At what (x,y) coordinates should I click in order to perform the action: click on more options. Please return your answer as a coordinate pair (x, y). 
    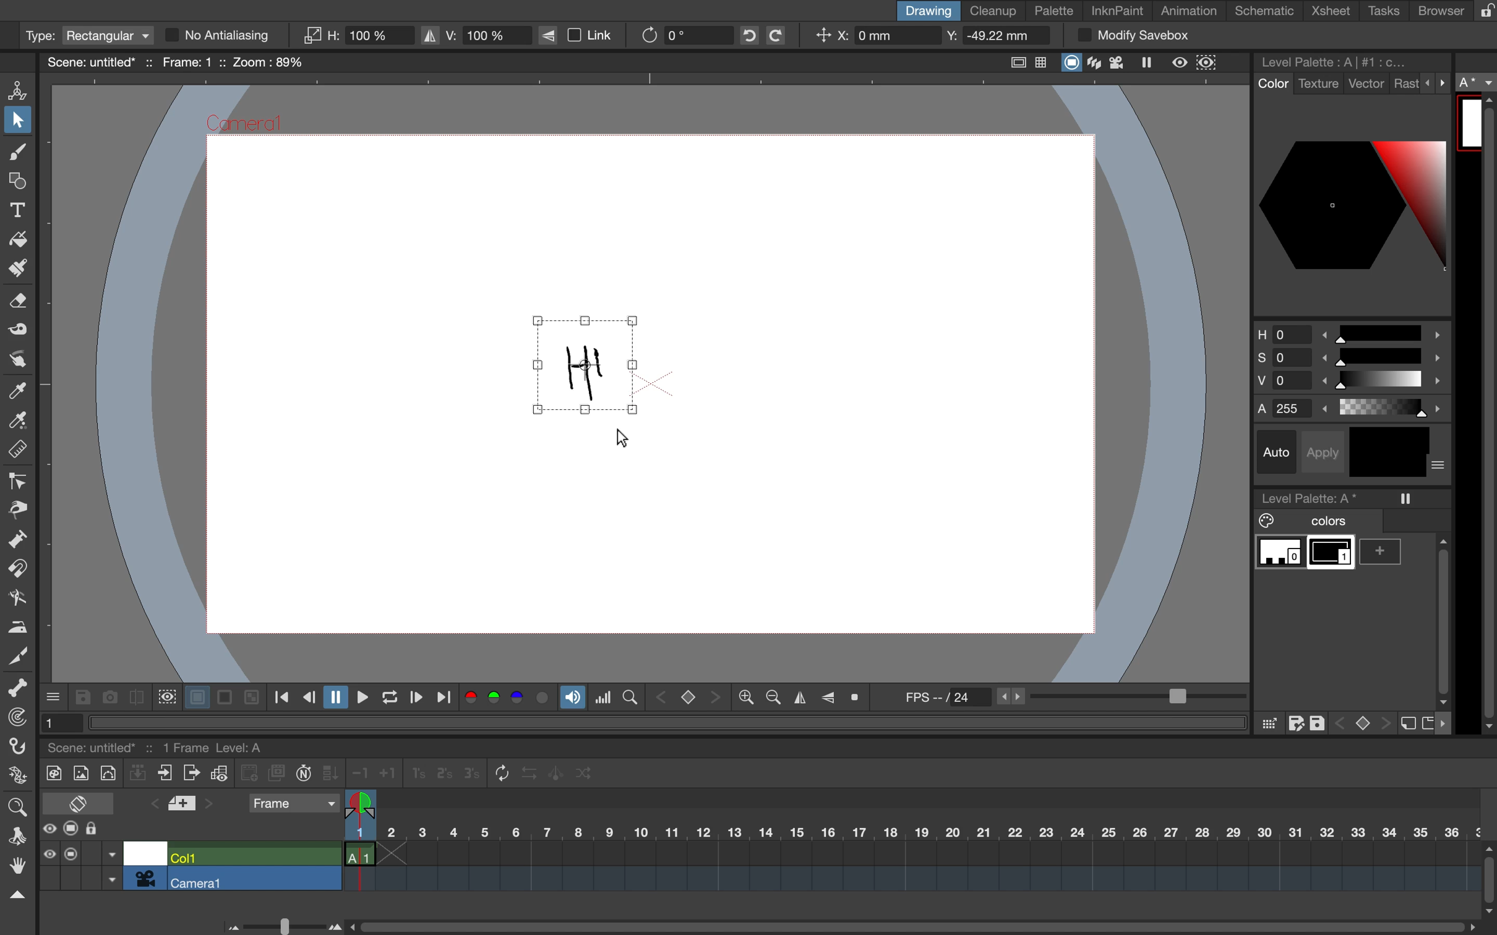
    Looking at the image, I should click on (54, 696).